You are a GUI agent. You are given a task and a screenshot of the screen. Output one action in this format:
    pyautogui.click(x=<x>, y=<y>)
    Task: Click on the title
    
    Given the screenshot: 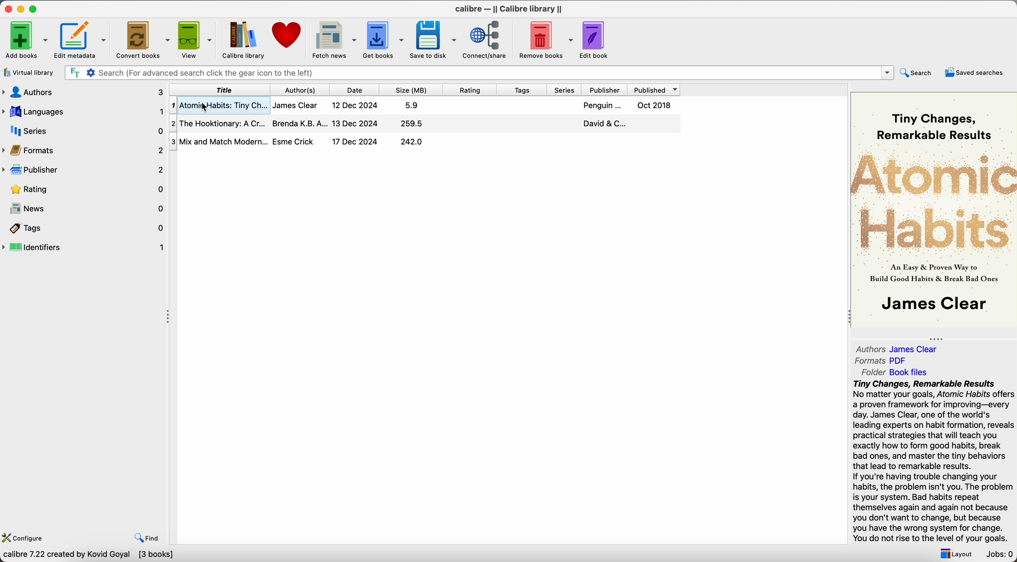 What is the action you would take?
    pyautogui.click(x=224, y=90)
    